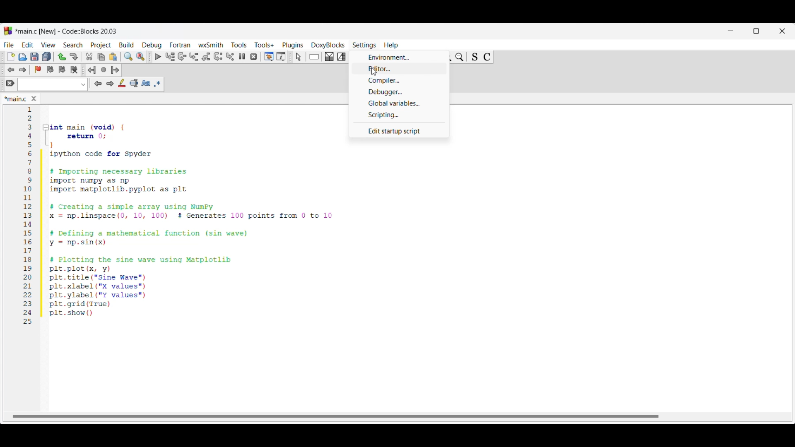  What do you see at coordinates (239, 45) in the screenshot?
I see `Tools menu` at bounding box center [239, 45].